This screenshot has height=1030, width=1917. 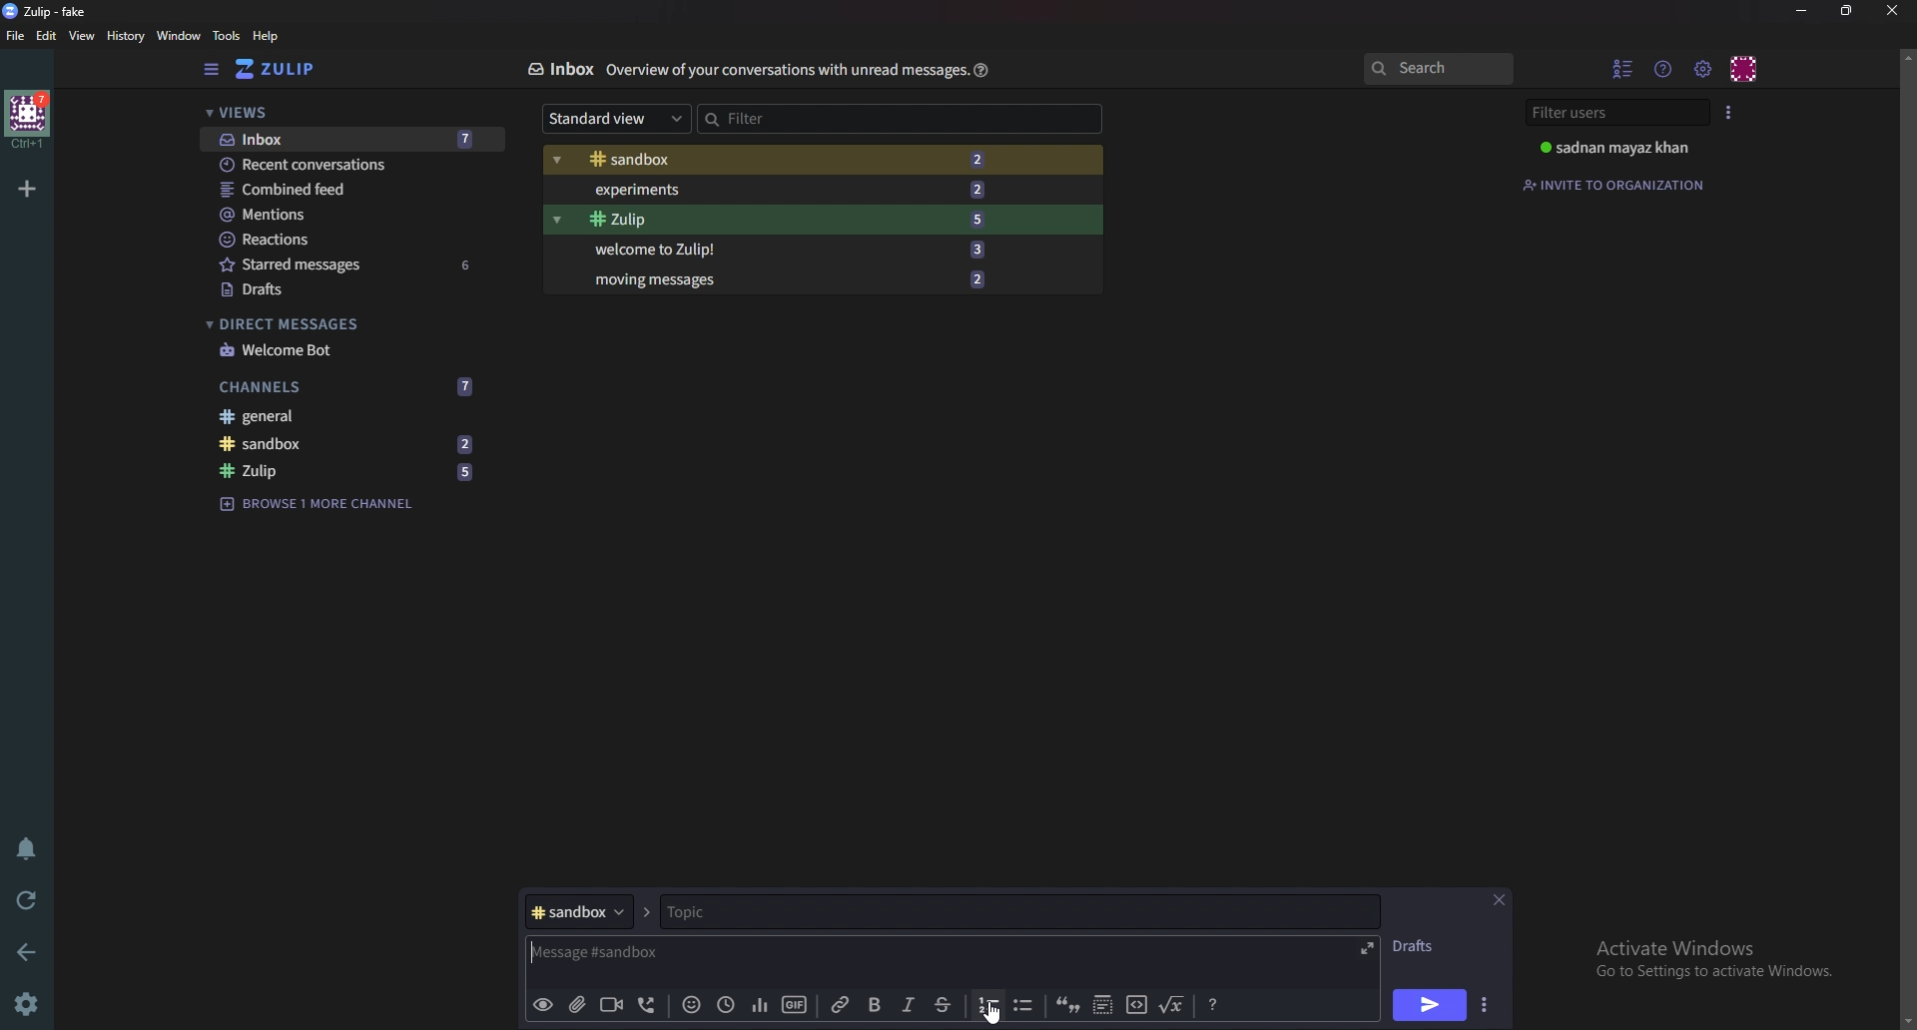 I want to click on bold, so click(x=873, y=1005).